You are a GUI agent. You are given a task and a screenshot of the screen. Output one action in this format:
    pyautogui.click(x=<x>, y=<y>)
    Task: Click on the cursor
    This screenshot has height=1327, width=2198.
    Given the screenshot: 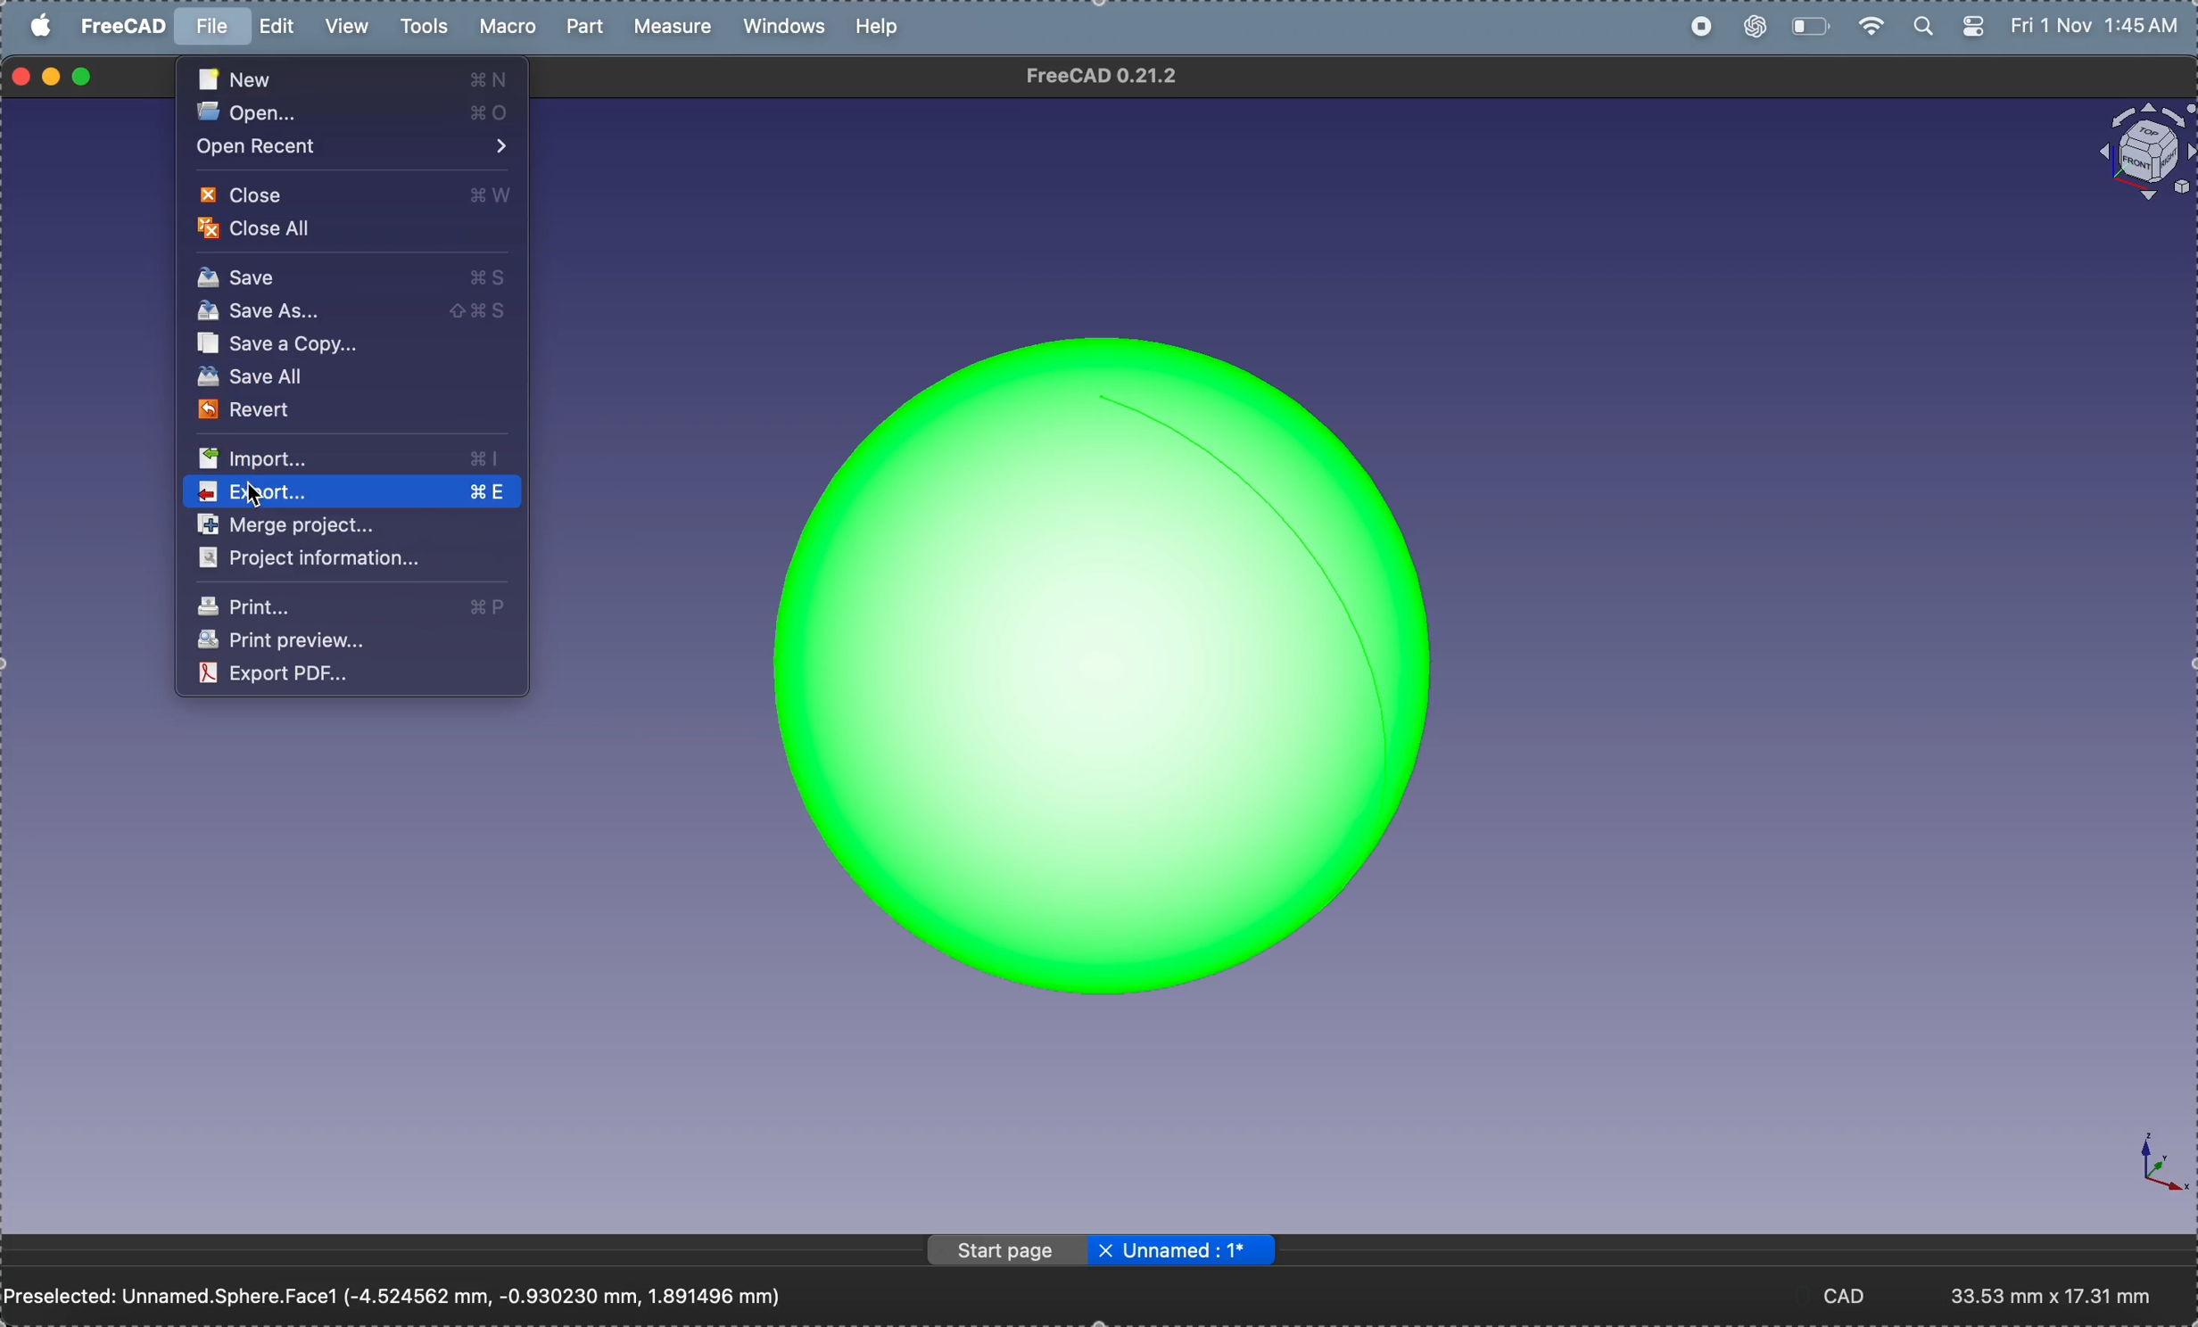 What is the action you would take?
    pyautogui.click(x=217, y=44)
    